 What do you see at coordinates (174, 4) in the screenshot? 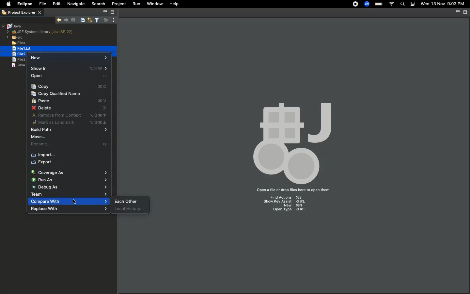
I see `Help` at bounding box center [174, 4].